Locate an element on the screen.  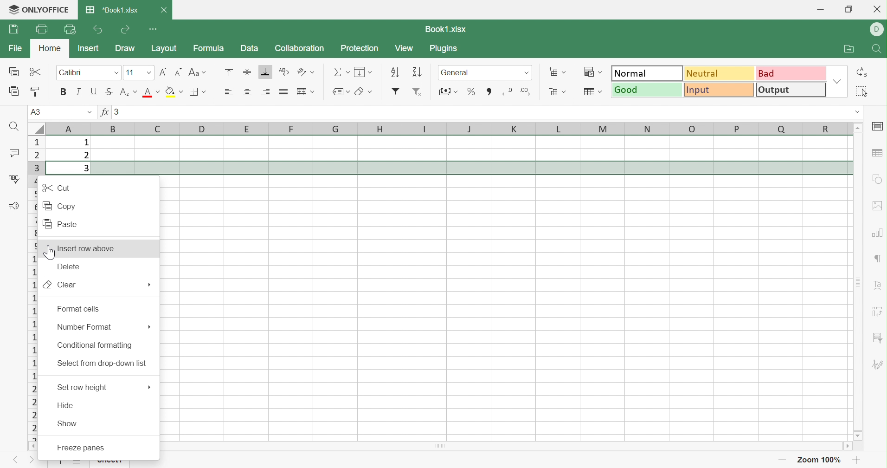
Drop Down is located at coordinates (347, 71).